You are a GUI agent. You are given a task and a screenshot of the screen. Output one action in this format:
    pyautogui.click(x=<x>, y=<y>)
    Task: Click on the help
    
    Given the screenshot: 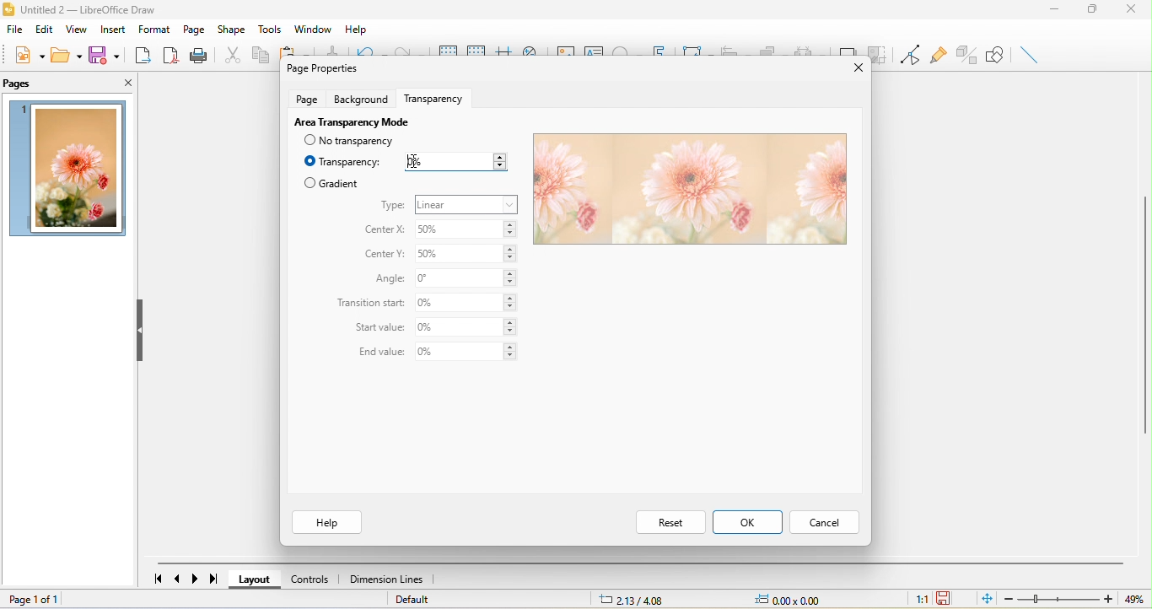 What is the action you would take?
    pyautogui.click(x=326, y=522)
    